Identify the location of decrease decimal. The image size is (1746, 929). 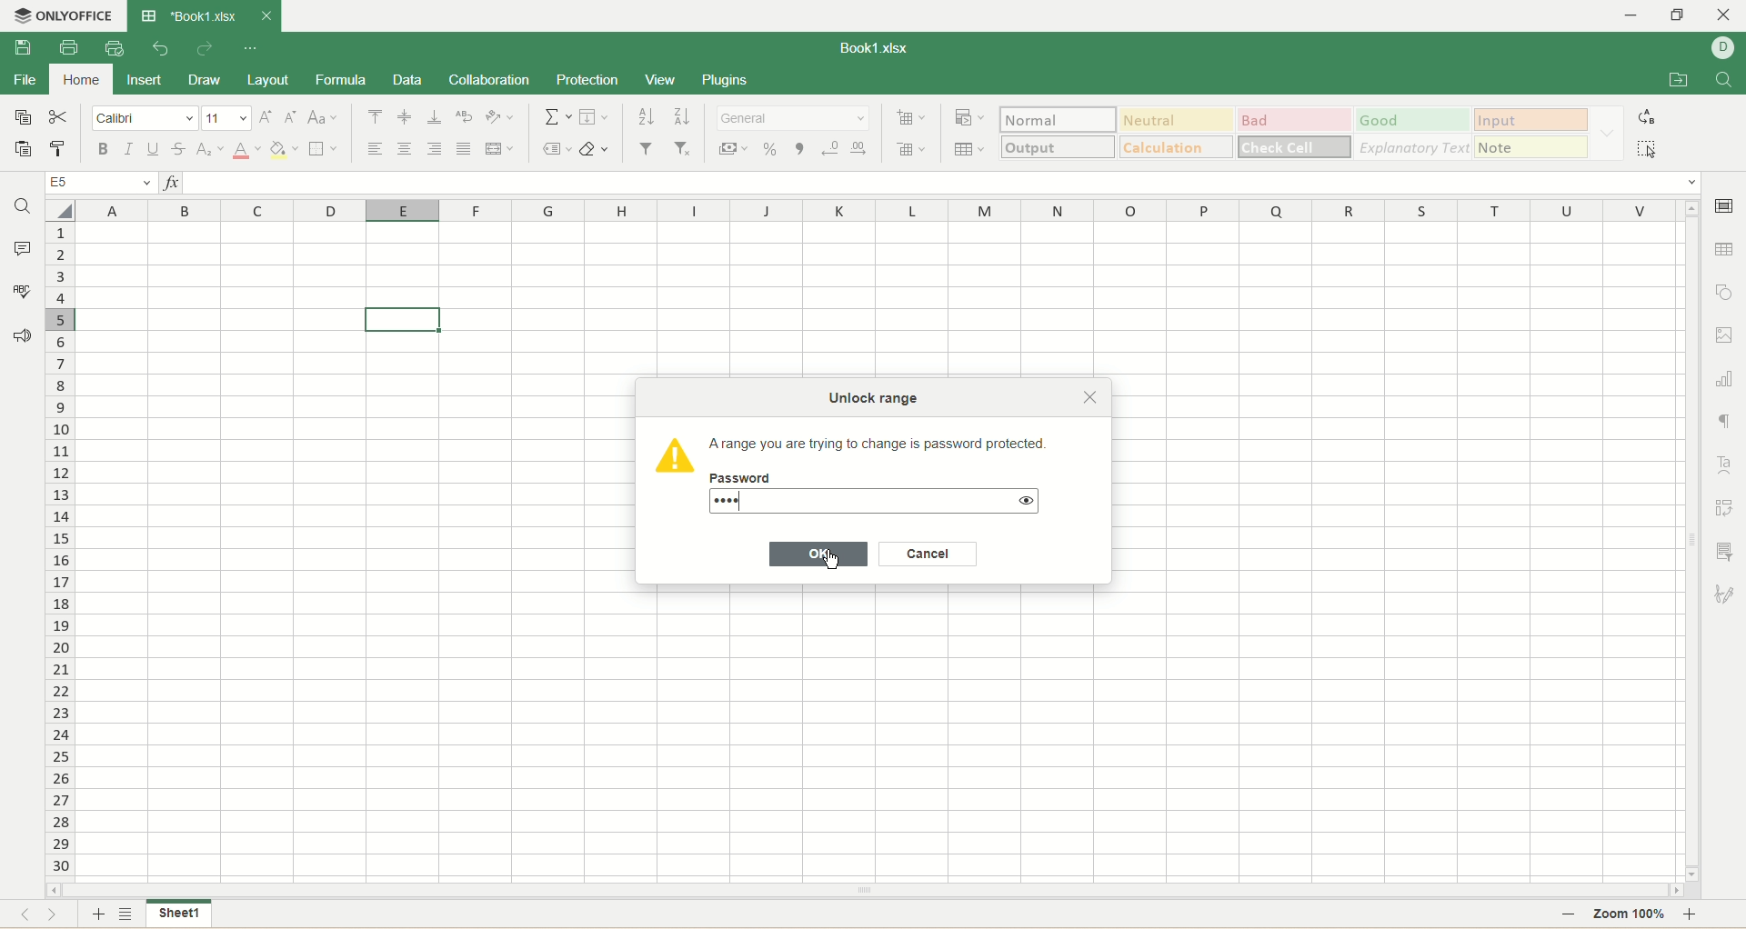
(828, 148).